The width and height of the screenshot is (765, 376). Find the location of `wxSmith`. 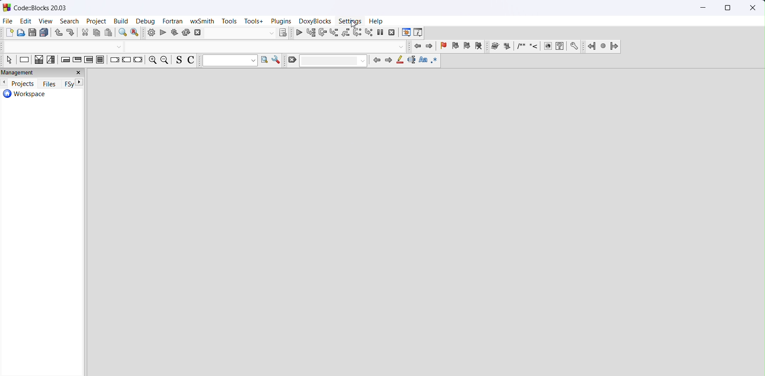

wxSmith is located at coordinates (202, 21).